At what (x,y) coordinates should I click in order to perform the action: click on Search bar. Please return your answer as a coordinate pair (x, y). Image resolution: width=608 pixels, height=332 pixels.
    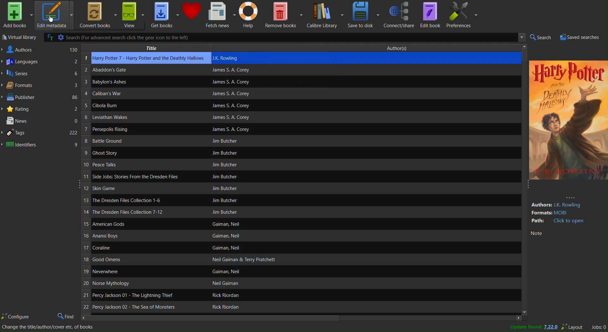
    Looking at the image, I should click on (280, 37).